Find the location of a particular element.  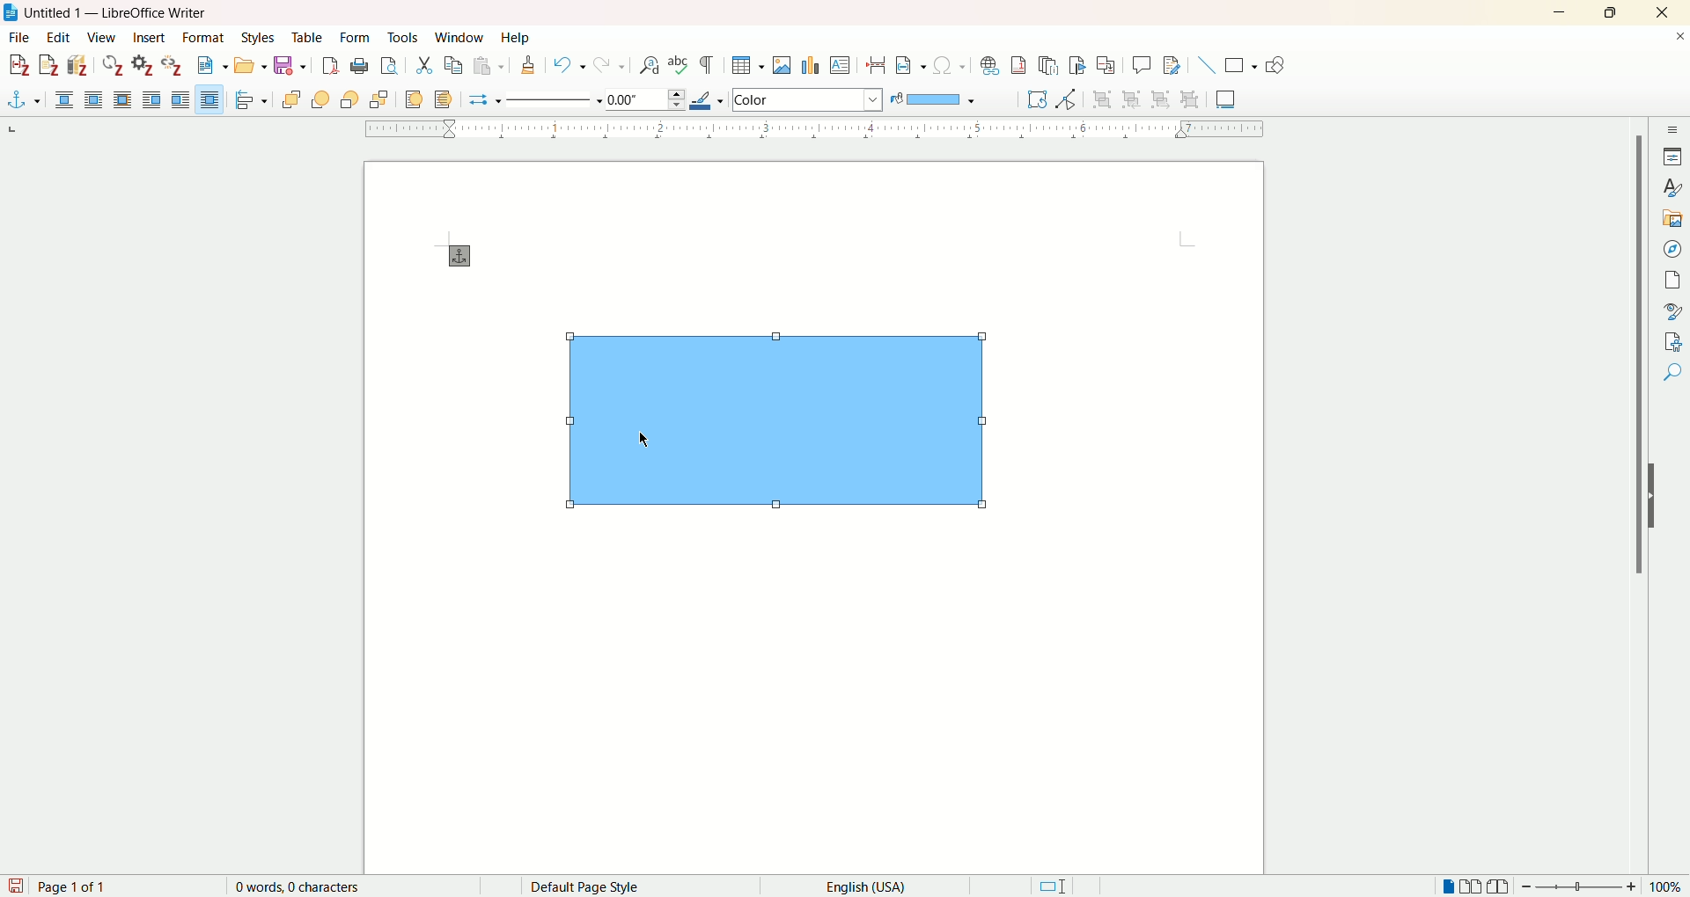

file is located at coordinates (18, 36).